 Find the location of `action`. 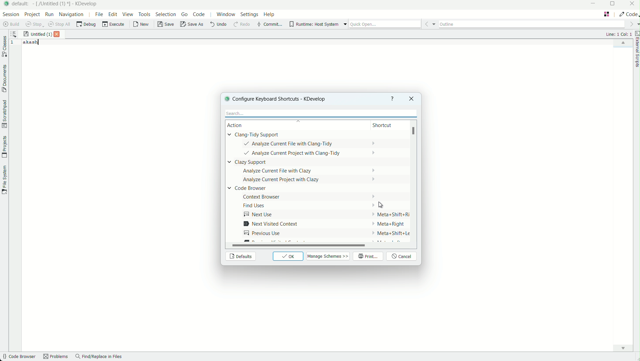

action is located at coordinates (239, 125).